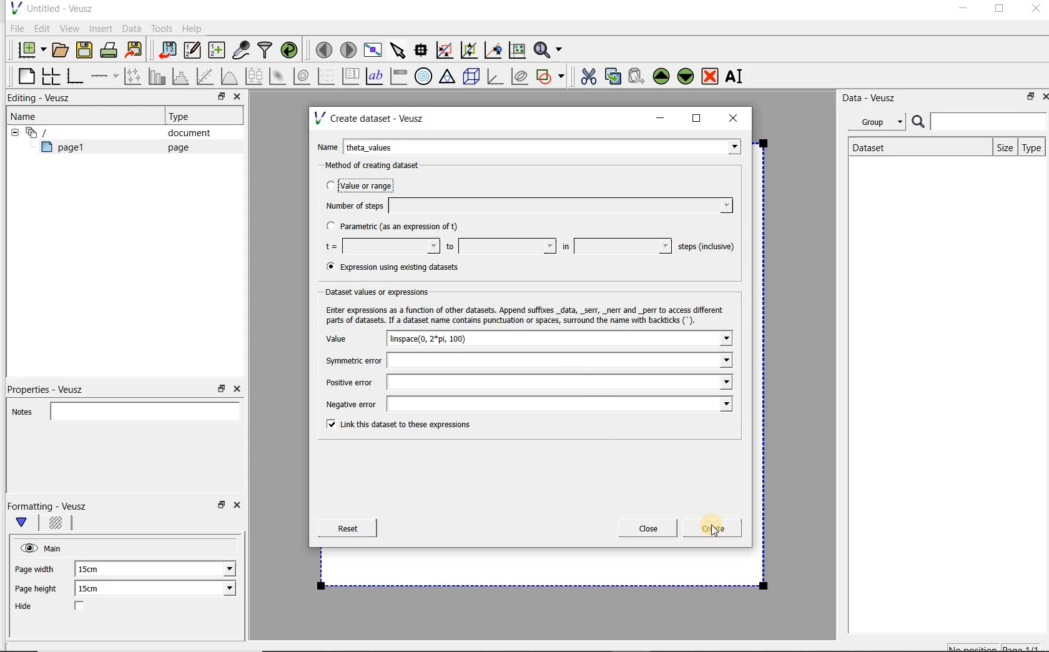 The width and height of the screenshot is (1049, 652). Describe the element at coordinates (1026, 647) in the screenshot. I see `page1/1` at that location.